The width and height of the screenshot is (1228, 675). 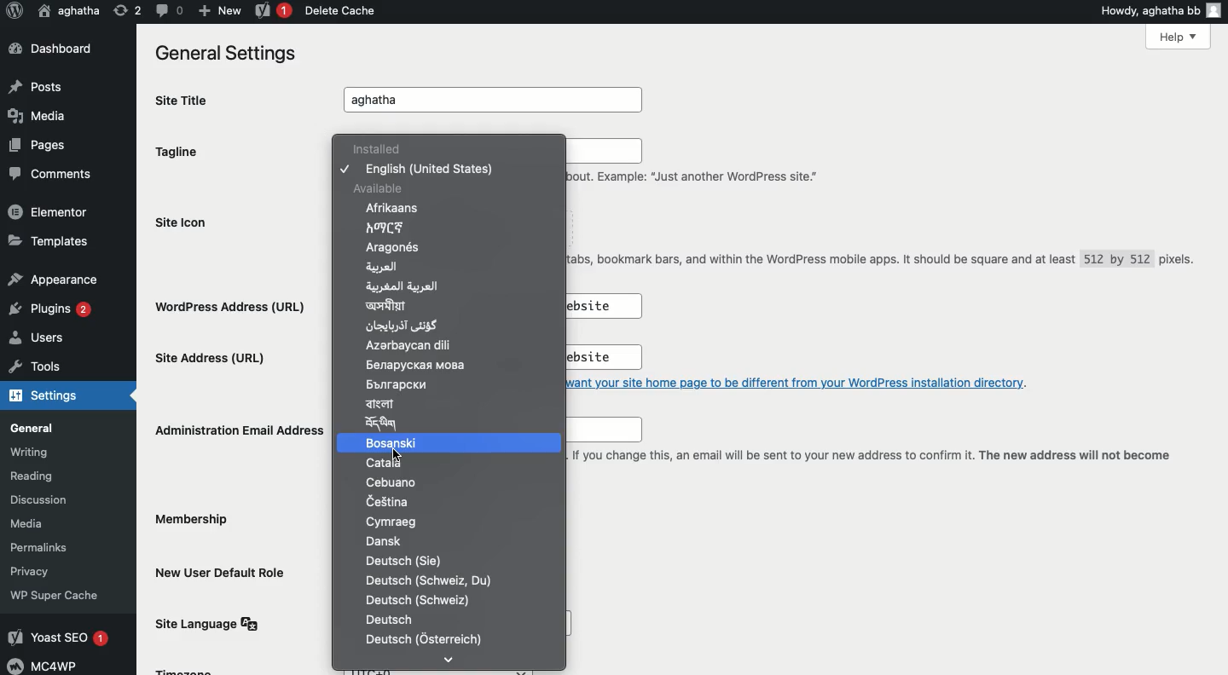 What do you see at coordinates (38, 570) in the screenshot?
I see `Privacy` at bounding box center [38, 570].